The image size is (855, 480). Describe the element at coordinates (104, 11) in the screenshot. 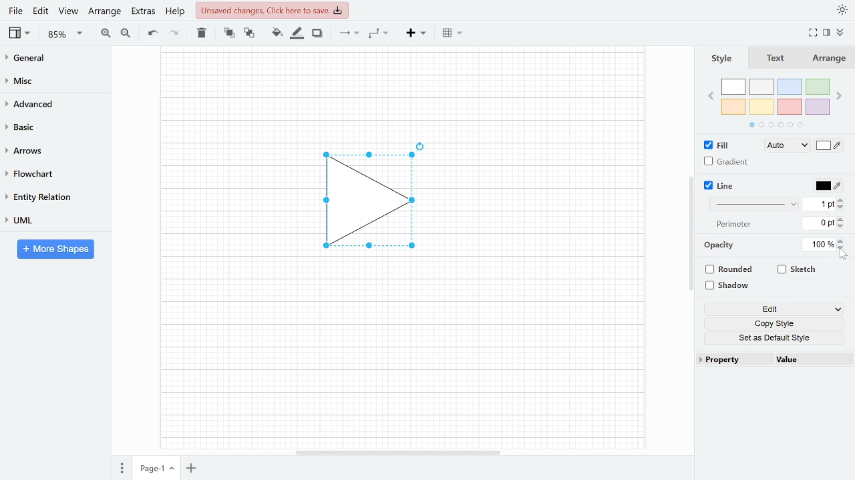

I see `Arrange` at that location.